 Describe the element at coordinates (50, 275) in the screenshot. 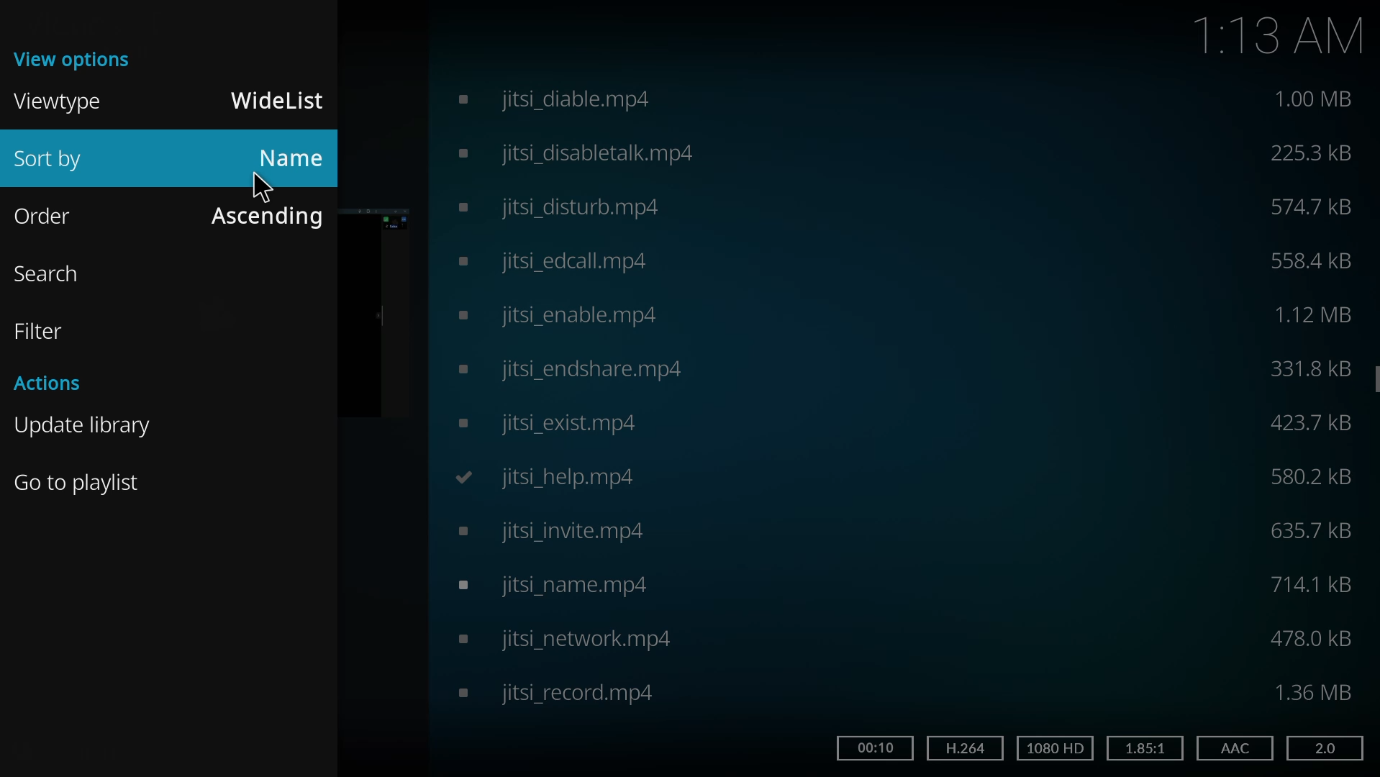

I see `search` at that location.